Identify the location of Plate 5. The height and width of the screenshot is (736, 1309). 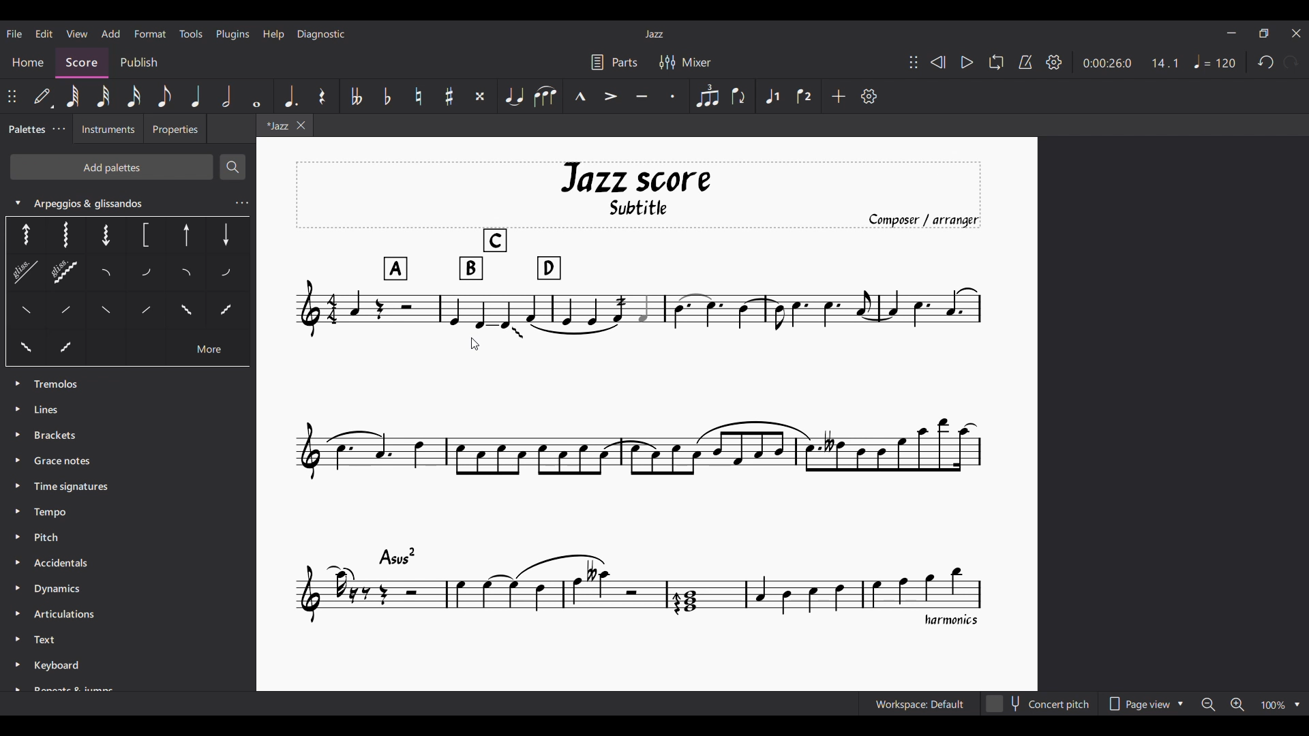
(187, 236).